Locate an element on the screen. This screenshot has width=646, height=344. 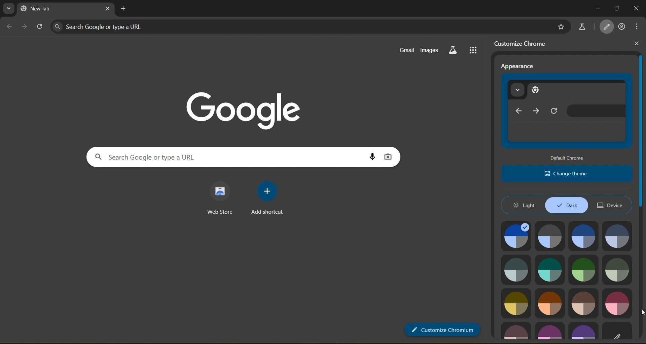
dark is located at coordinates (568, 205).